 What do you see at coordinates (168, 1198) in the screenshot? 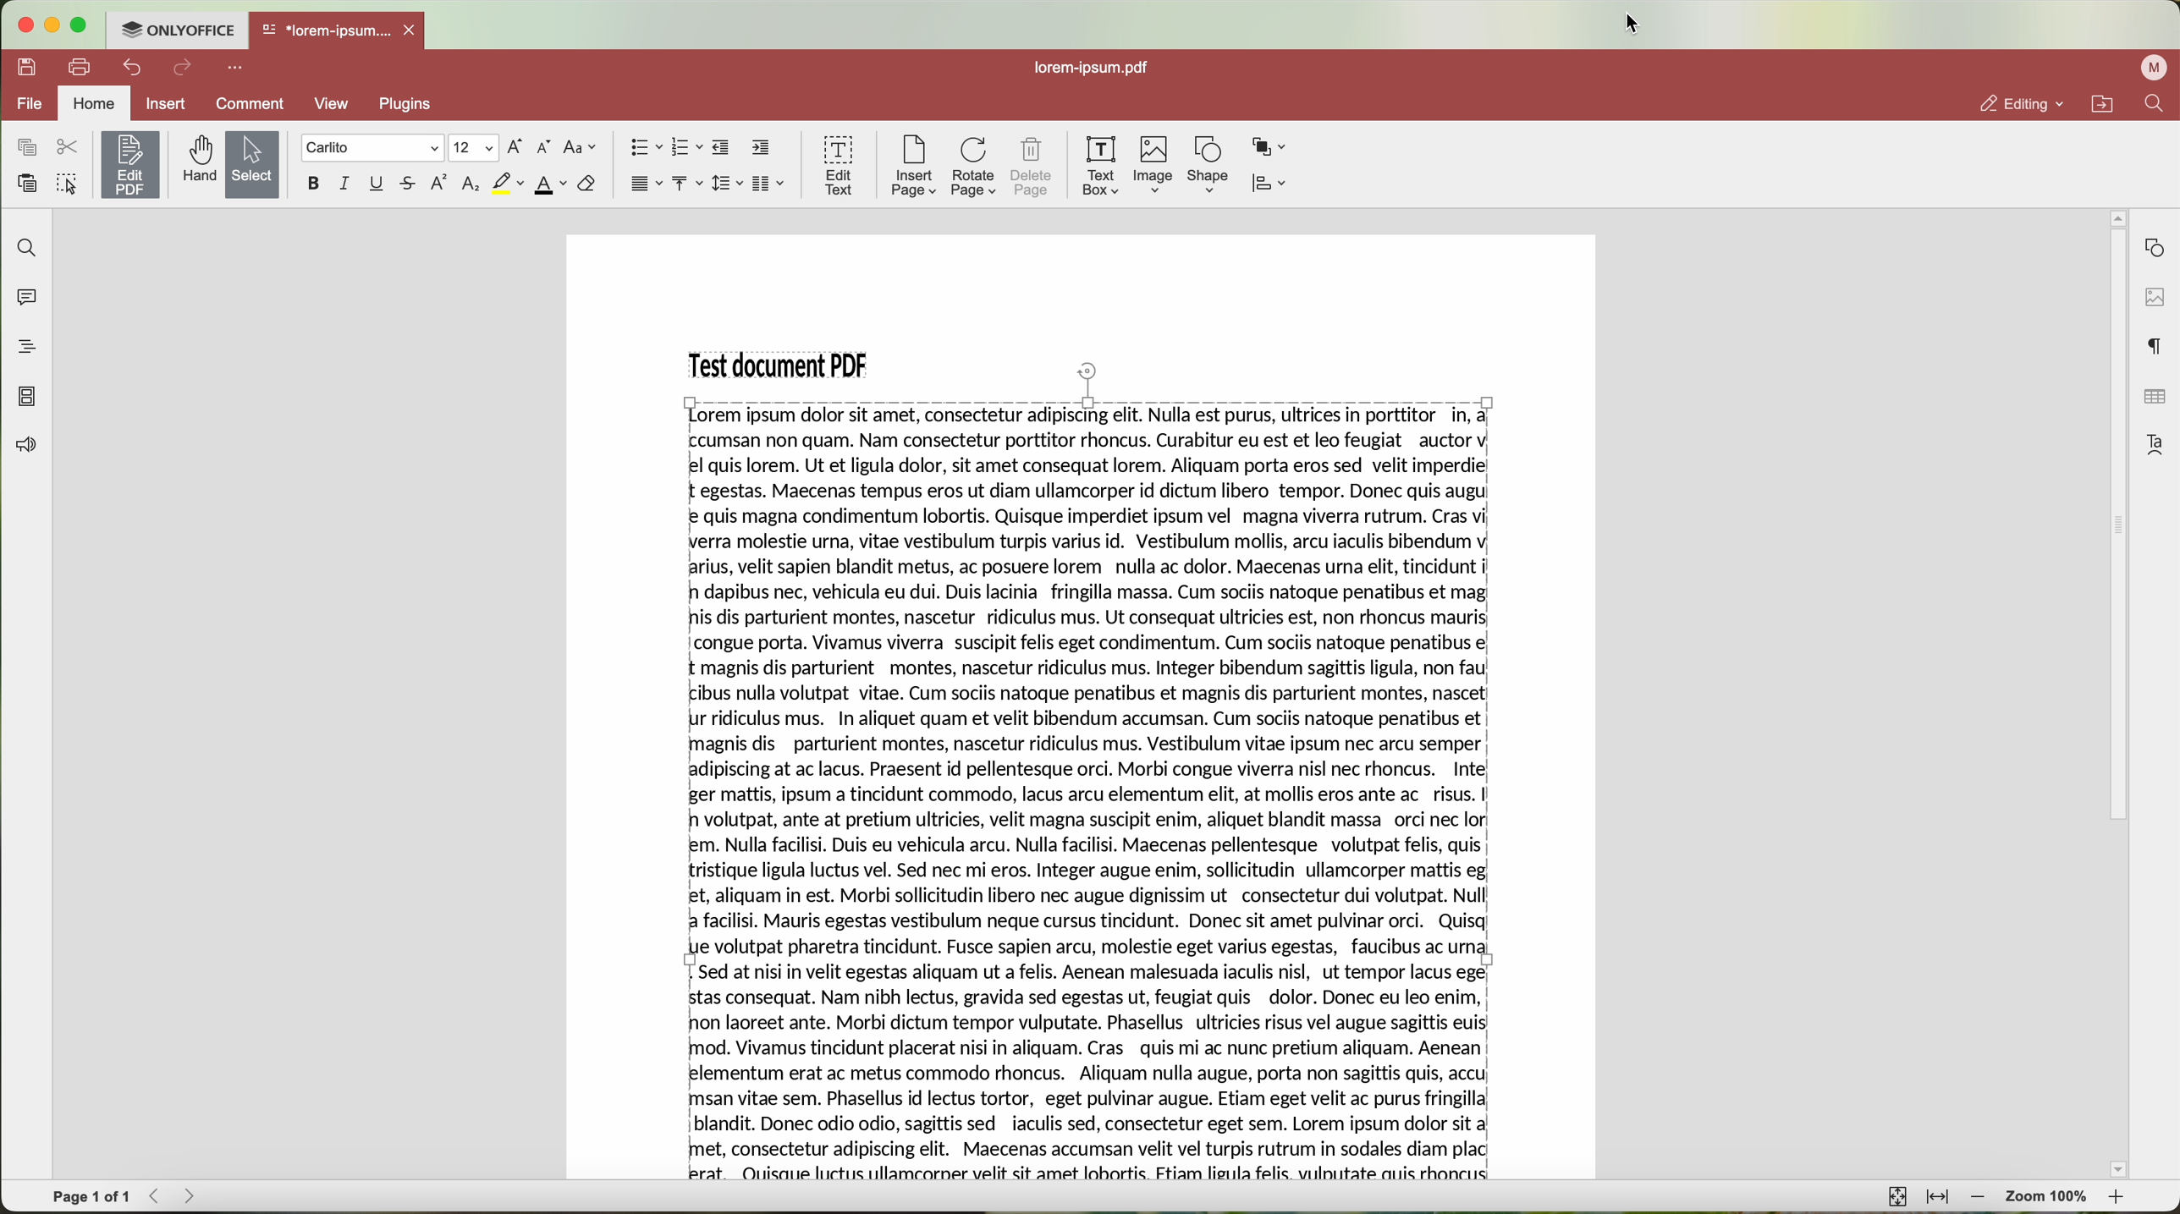
I see `navigate arrows` at bounding box center [168, 1198].